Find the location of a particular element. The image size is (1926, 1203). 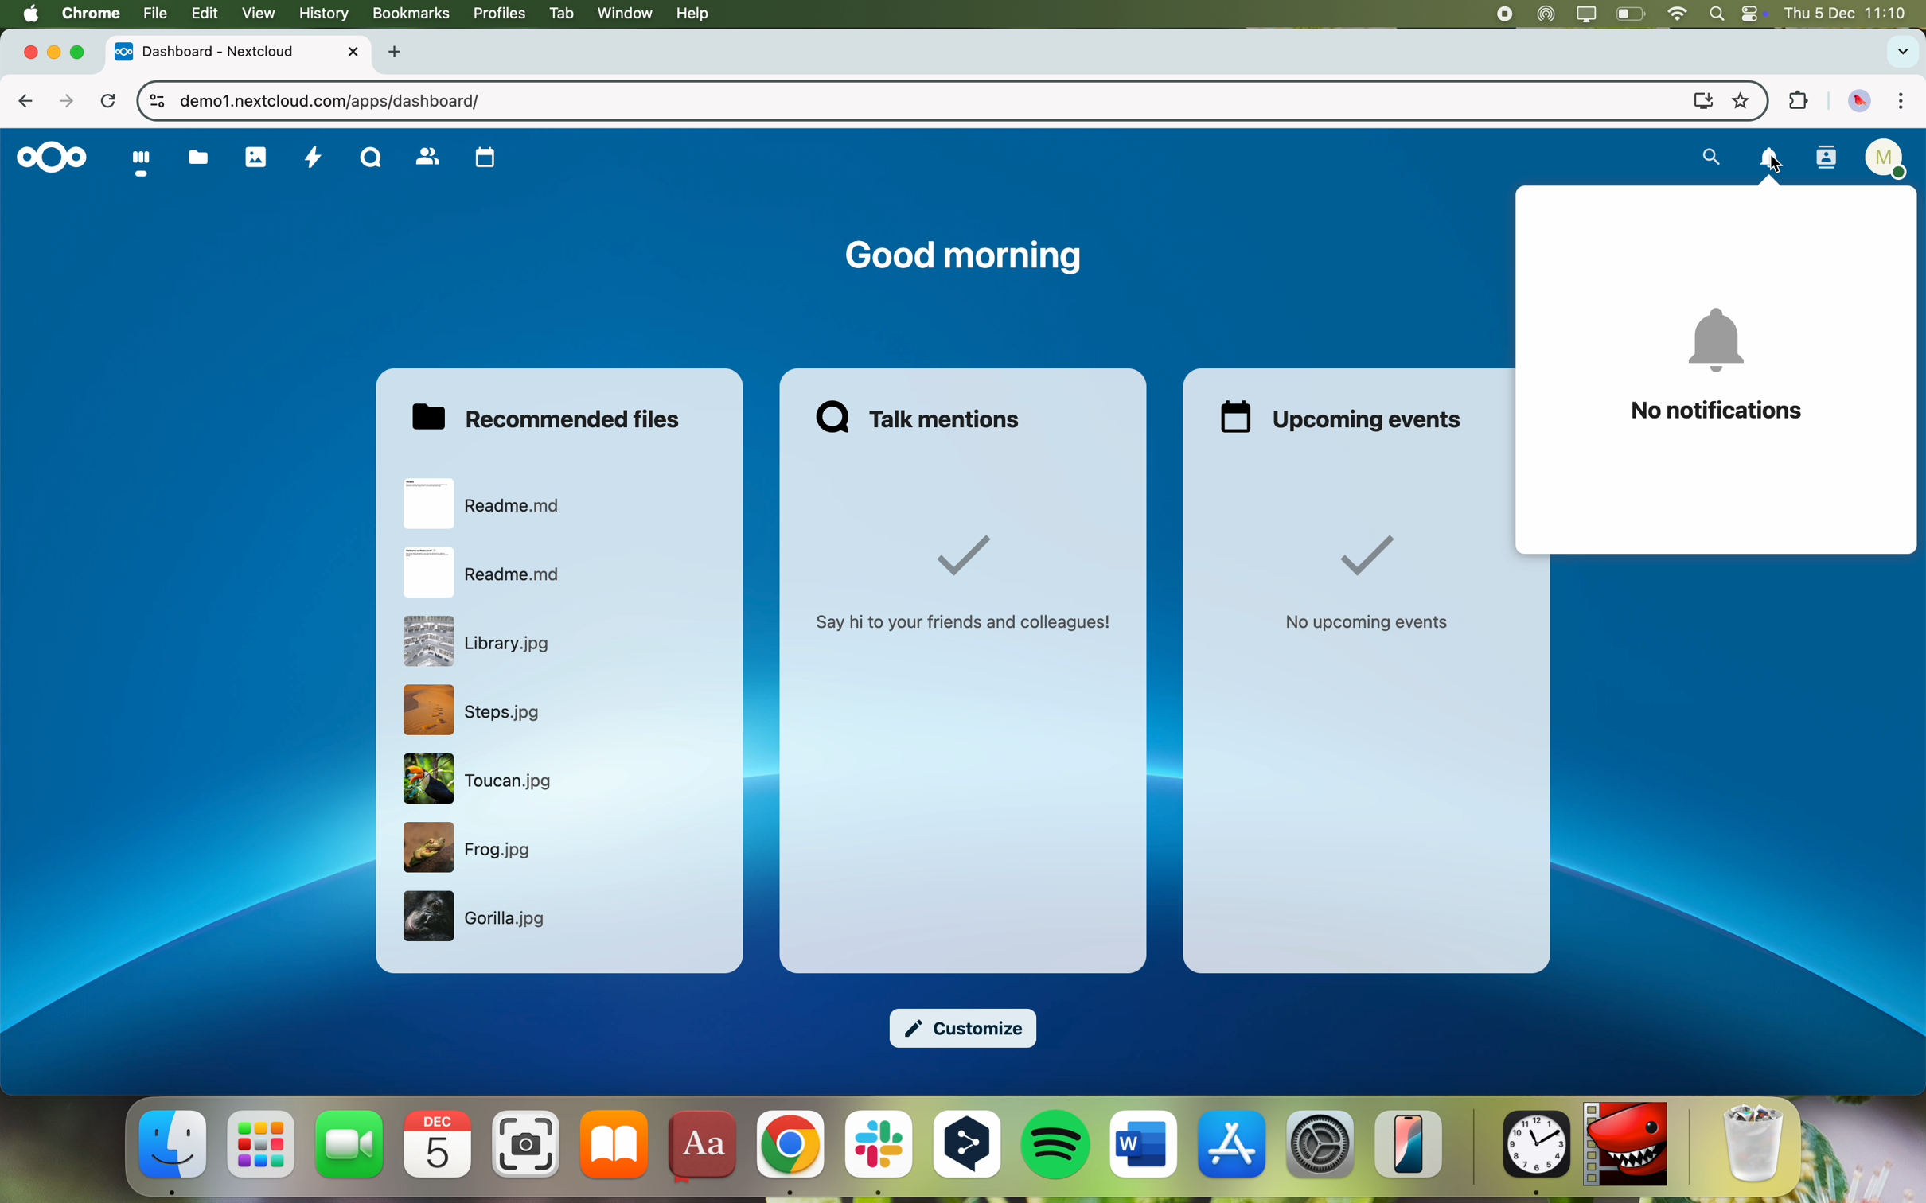

iPhone mirroring is located at coordinates (1409, 1145).